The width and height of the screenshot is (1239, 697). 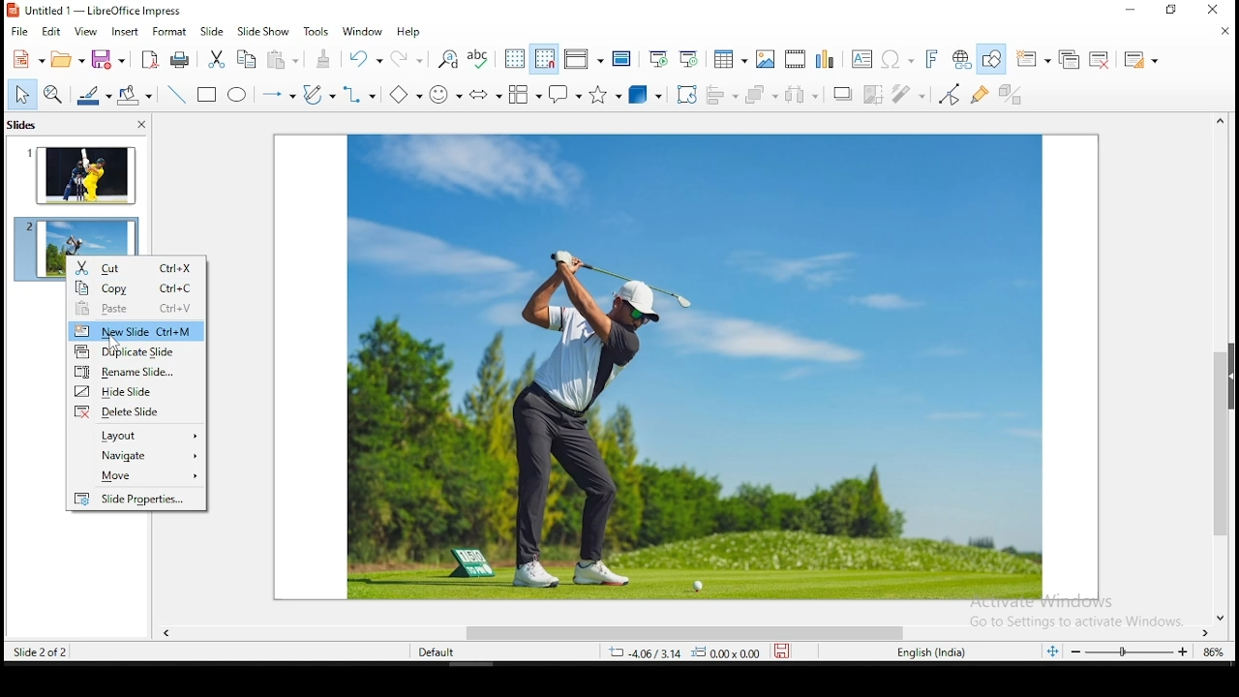 What do you see at coordinates (894, 58) in the screenshot?
I see `insert special characters` at bounding box center [894, 58].